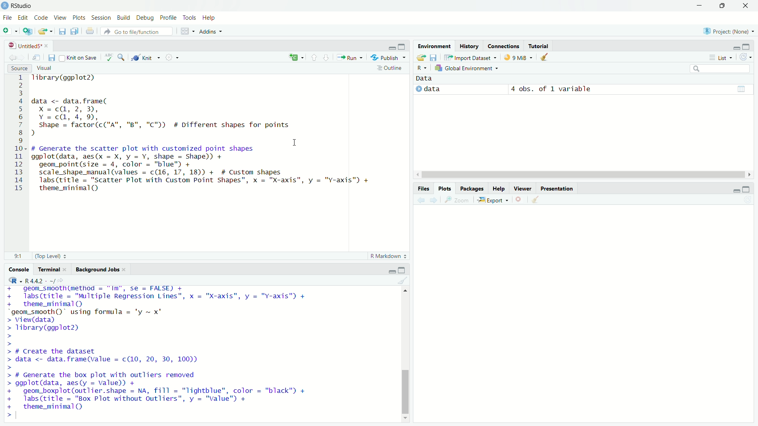 The image size is (758, 426). What do you see at coordinates (202, 134) in the screenshot?
I see `1ibrary(ggplot2)
data <- data.frame(
X =cQ, 2, 3),
Y=cd, 4,9,
Shape = factor(c("A", "B", "C")) # Different shapes for points
d
. . . I
# Generate the scatter plot with customized point shapes
ggplot(data, aes(x = X, y = Y, shape = Shape)) +
geom_point(size = 4, color = "blue") +
scale_shape_manual (values = c(16, 17, 18)) + # Custom shapes
Tabs (title = "Scatter Plot with Custom Point Shapes", x = "X-axis", y = "Y-axis") +
theme_minimal()` at bounding box center [202, 134].